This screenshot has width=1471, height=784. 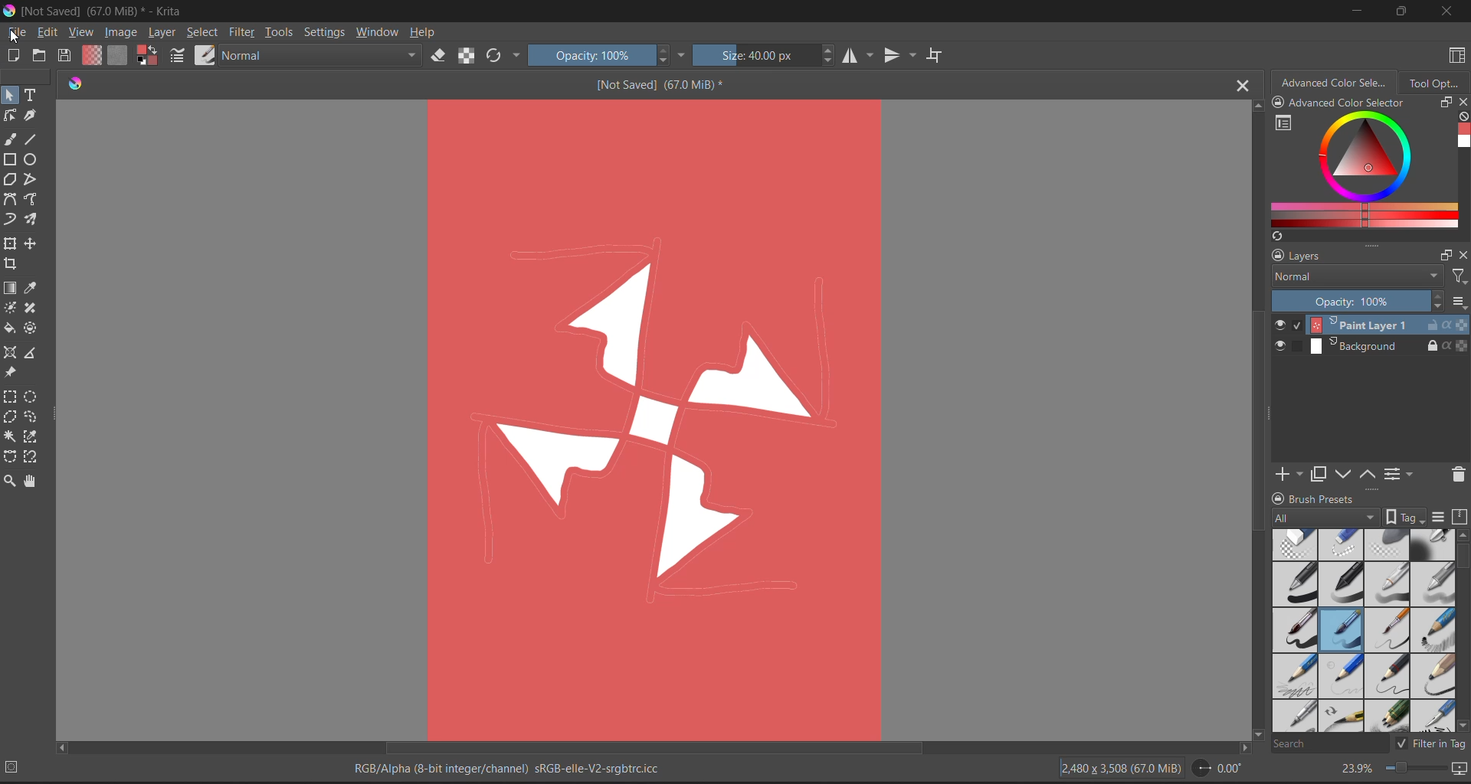 What do you see at coordinates (327, 32) in the screenshot?
I see `settings` at bounding box center [327, 32].